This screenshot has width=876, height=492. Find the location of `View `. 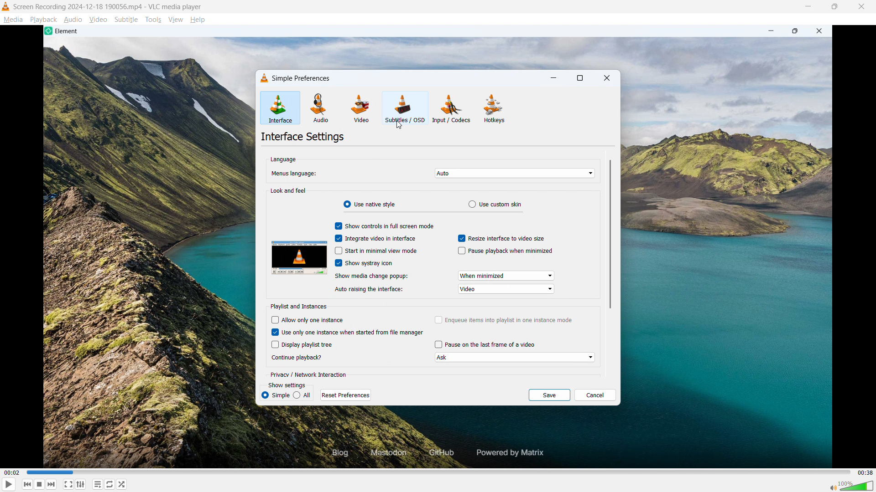

View  is located at coordinates (175, 20).